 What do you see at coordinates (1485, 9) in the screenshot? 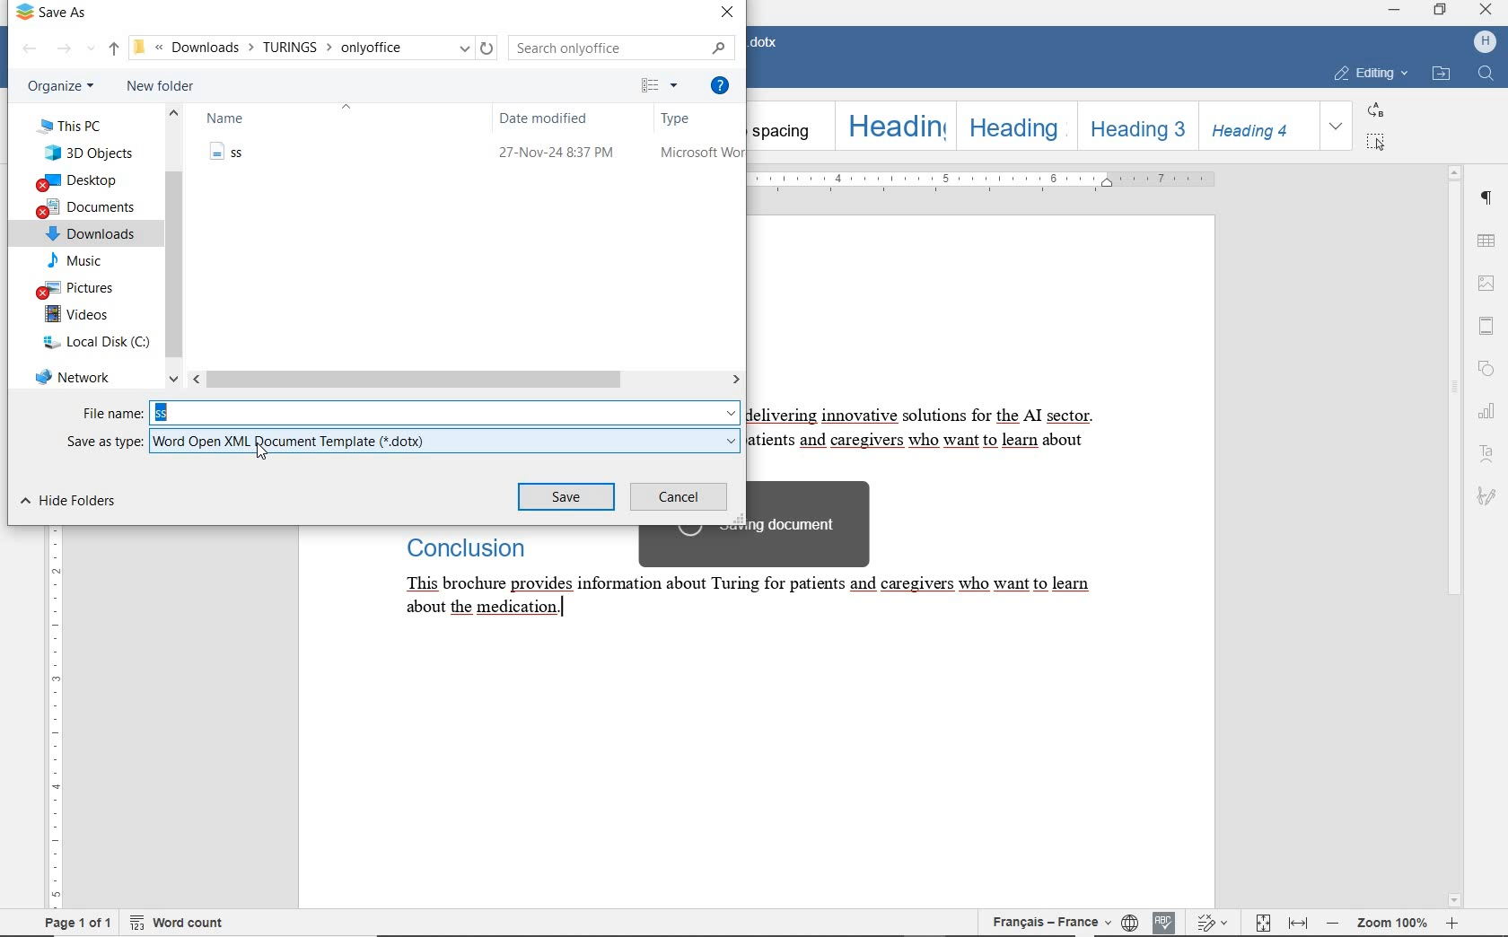
I see `close` at bounding box center [1485, 9].